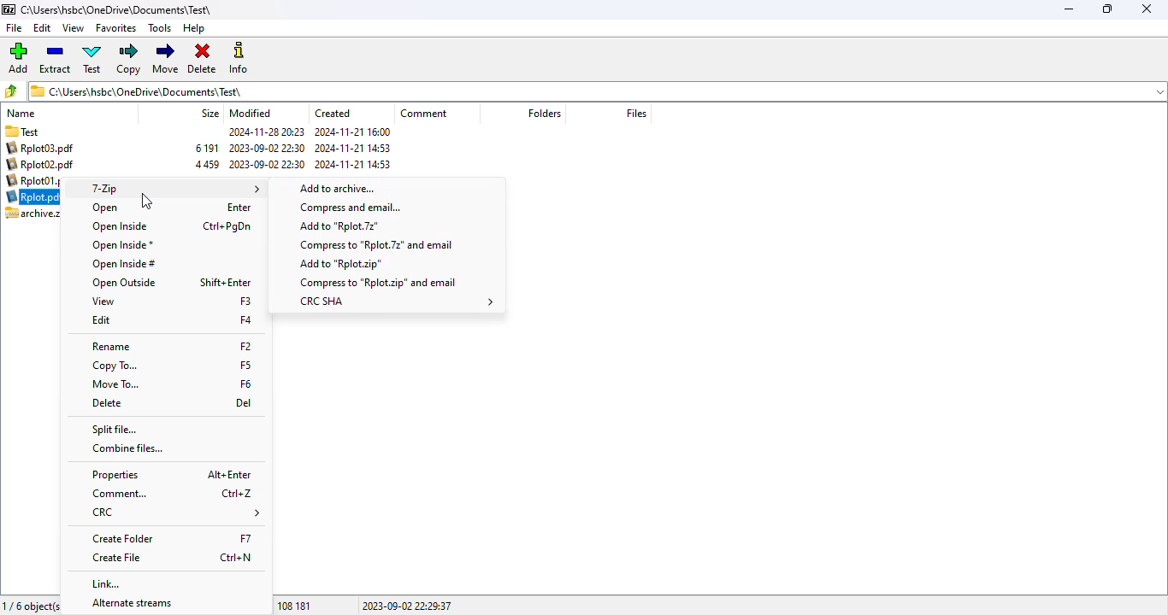  Describe the element at coordinates (376, 244) in the screenshot. I see `compress to .7z file and email` at that location.